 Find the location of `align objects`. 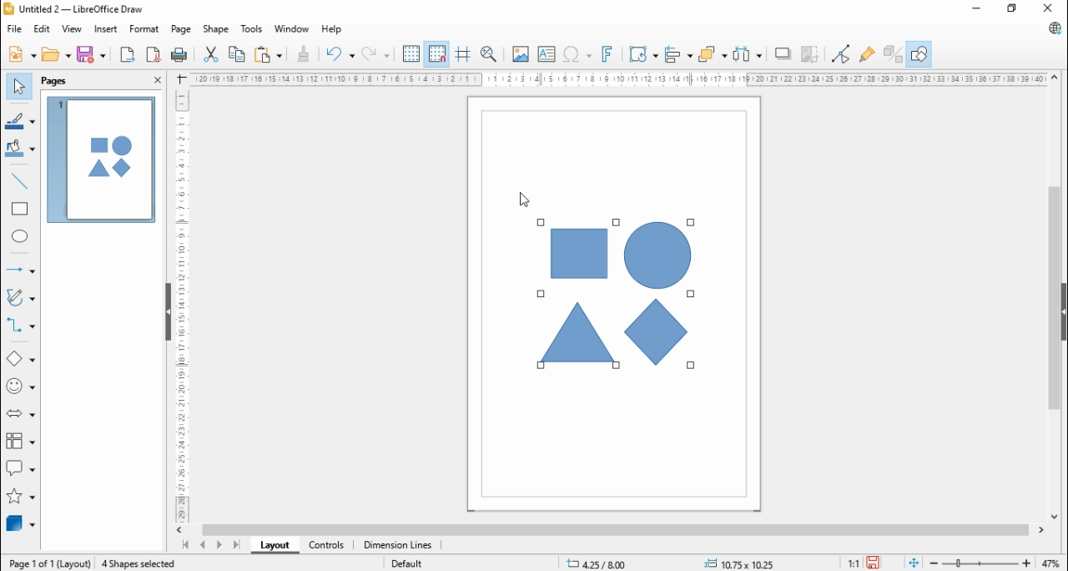

align objects is located at coordinates (677, 53).